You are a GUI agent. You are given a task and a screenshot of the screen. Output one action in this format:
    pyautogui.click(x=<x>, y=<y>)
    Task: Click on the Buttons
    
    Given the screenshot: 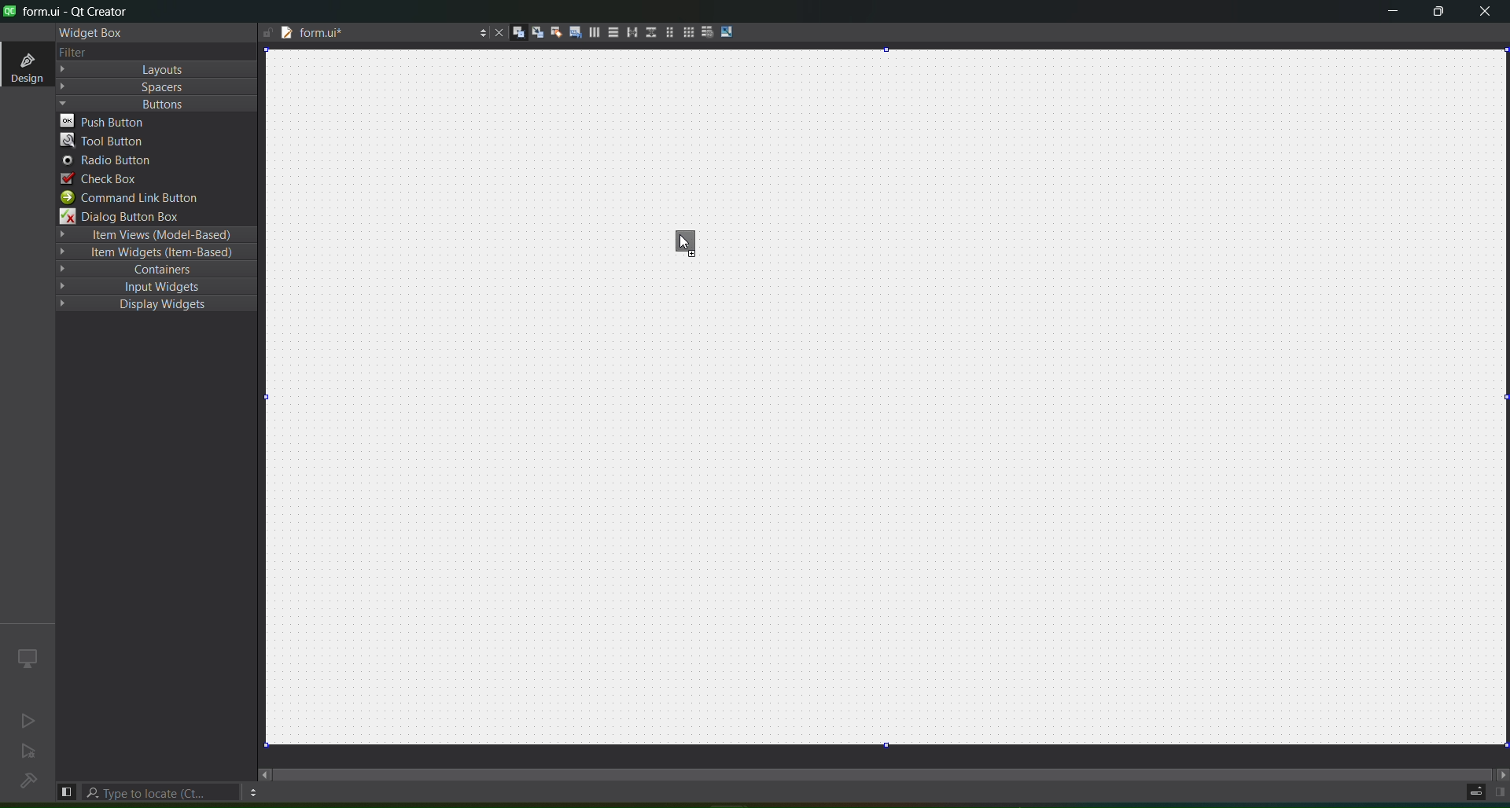 What is the action you would take?
    pyautogui.click(x=155, y=104)
    